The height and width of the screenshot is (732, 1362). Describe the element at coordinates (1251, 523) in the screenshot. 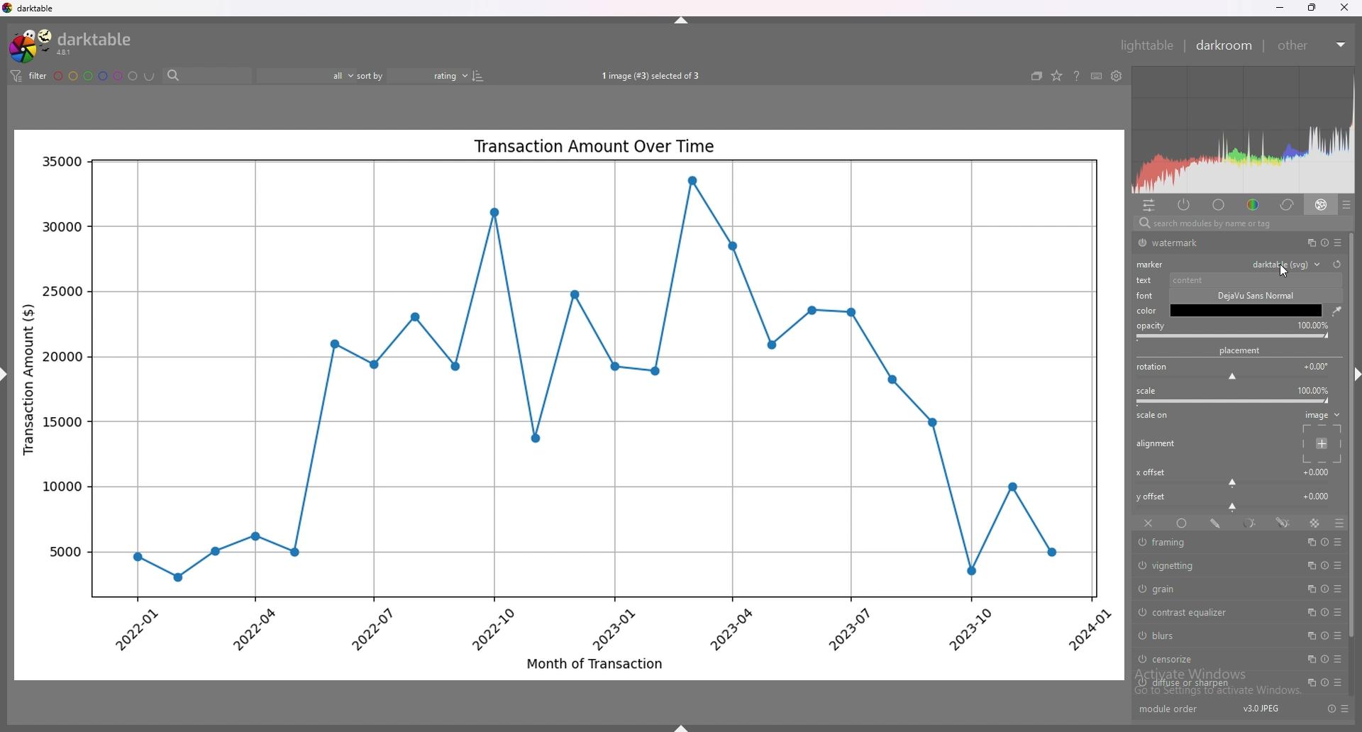

I see `parametric mask` at that location.